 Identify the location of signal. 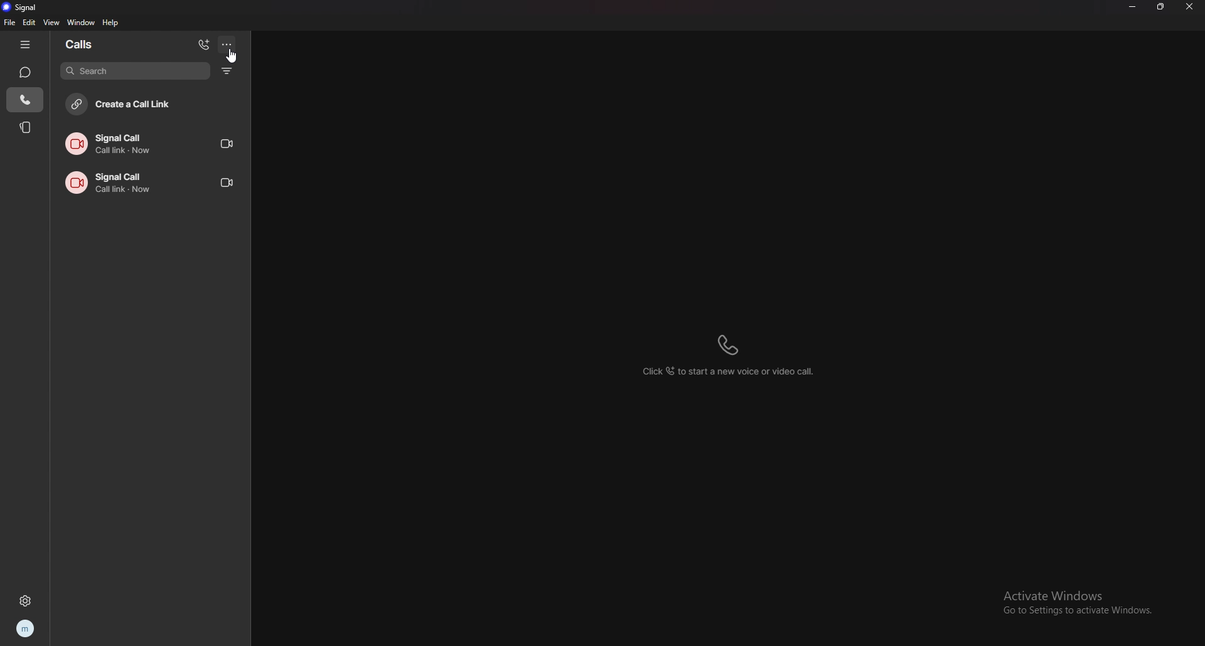
(29, 6).